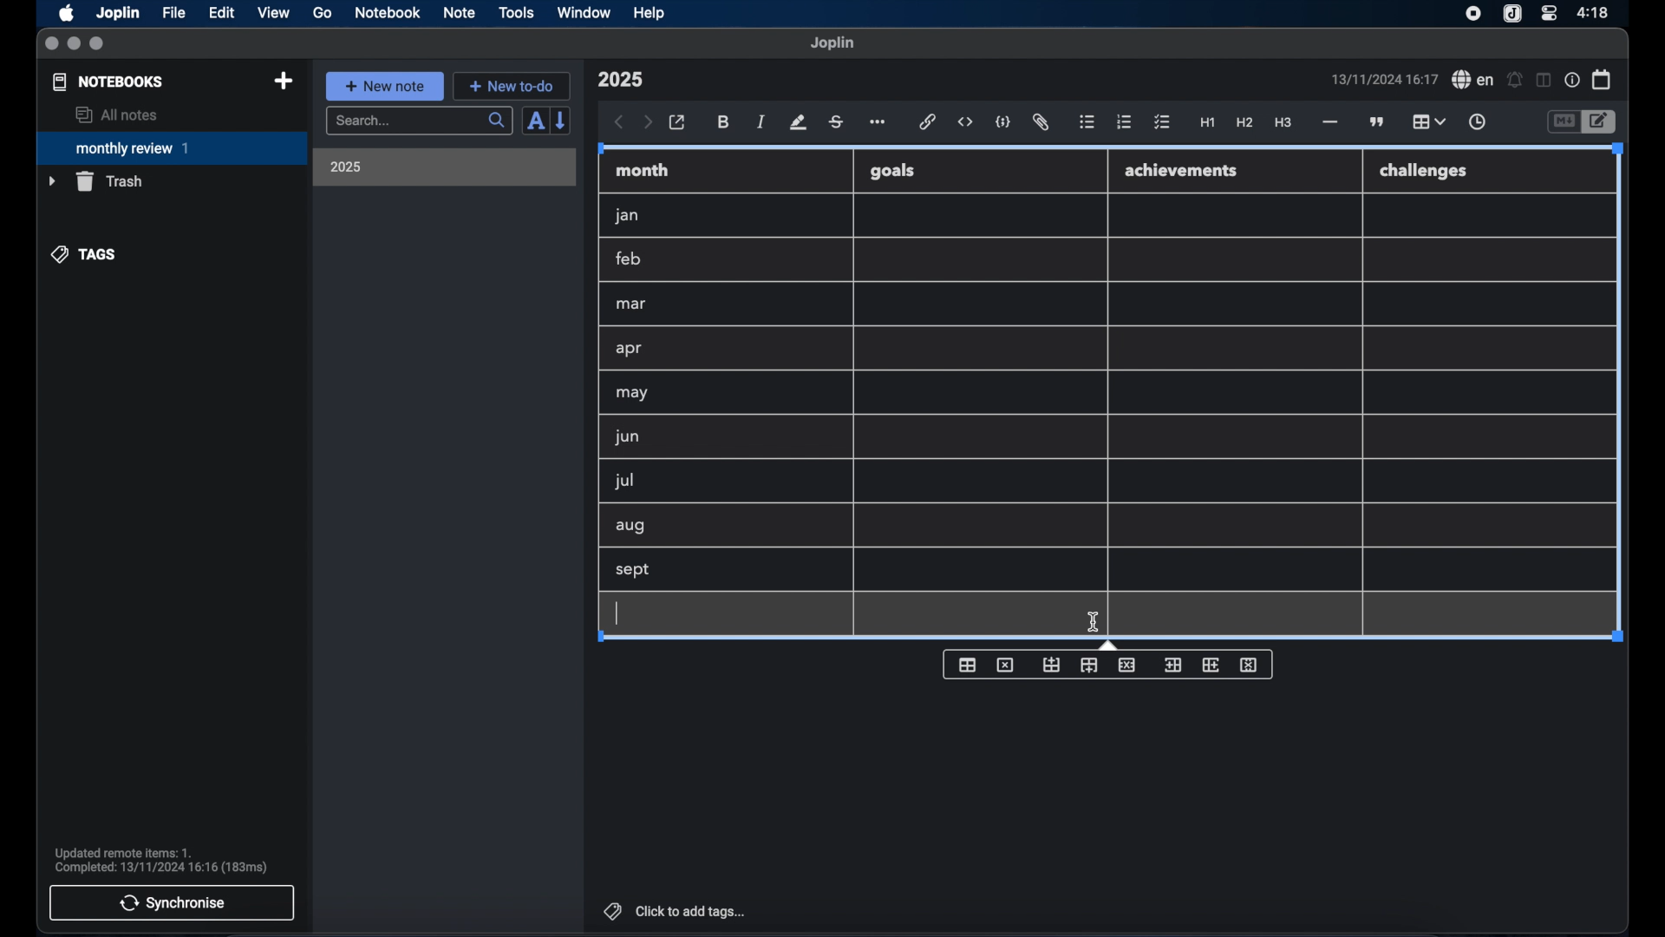 This screenshot has height=937, width=1665. Describe the element at coordinates (1041, 122) in the screenshot. I see `attach file` at that location.